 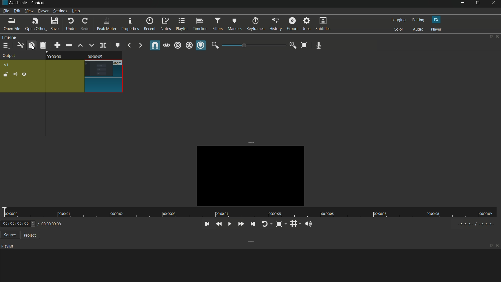 What do you see at coordinates (309, 224) in the screenshot?
I see `show volume control` at bounding box center [309, 224].